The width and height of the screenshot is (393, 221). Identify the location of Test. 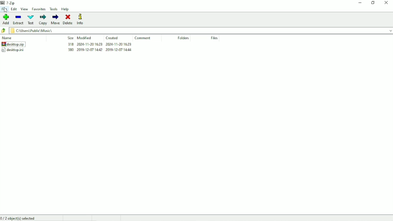
(30, 19).